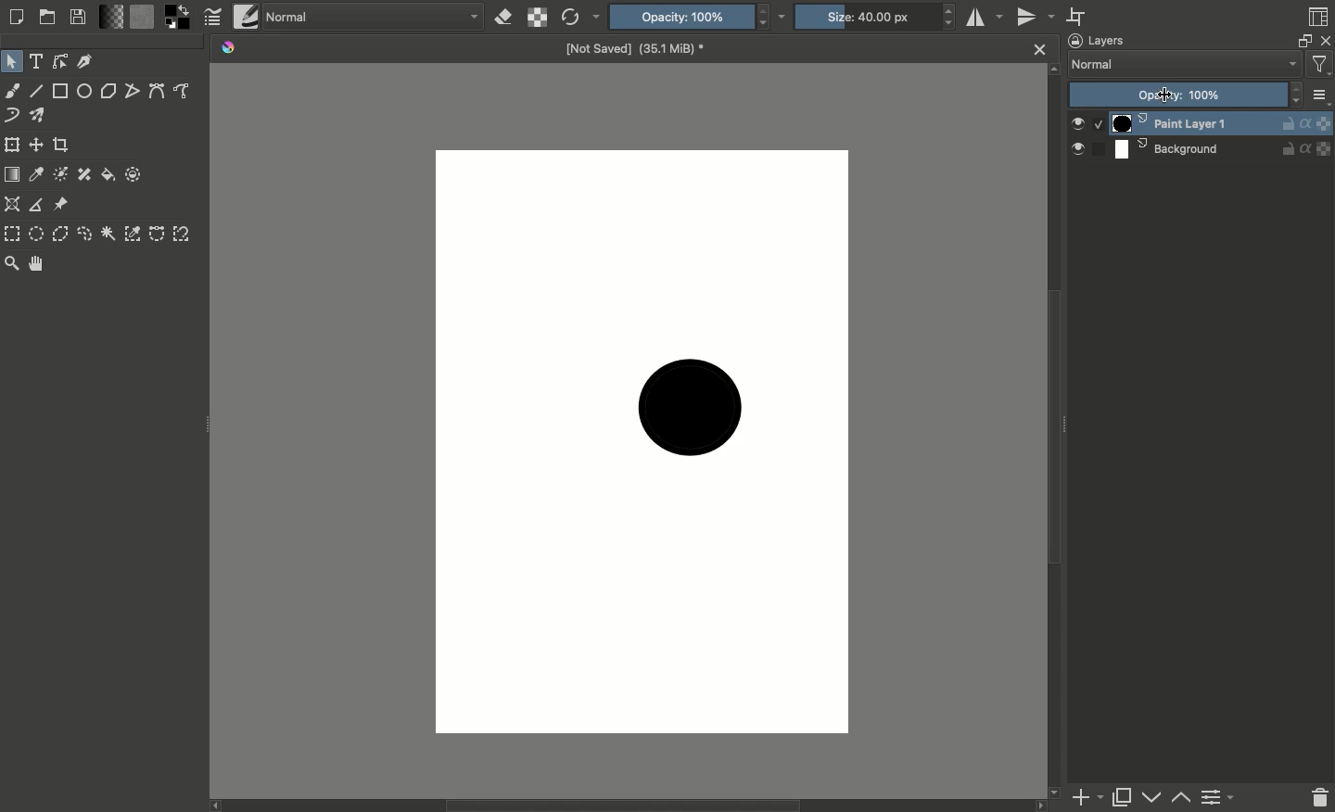 This screenshot has height=812, width=1335. I want to click on Freehand path , so click(183, 91).